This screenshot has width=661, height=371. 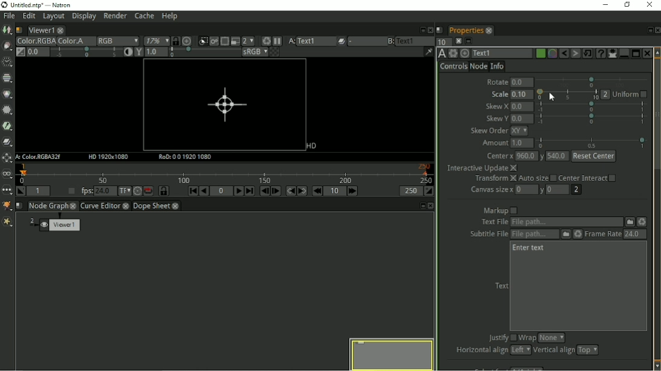 What do you see at coordinates (7, 30) in the screenshot?
I see `Image ` at bounding box center [7, 30].